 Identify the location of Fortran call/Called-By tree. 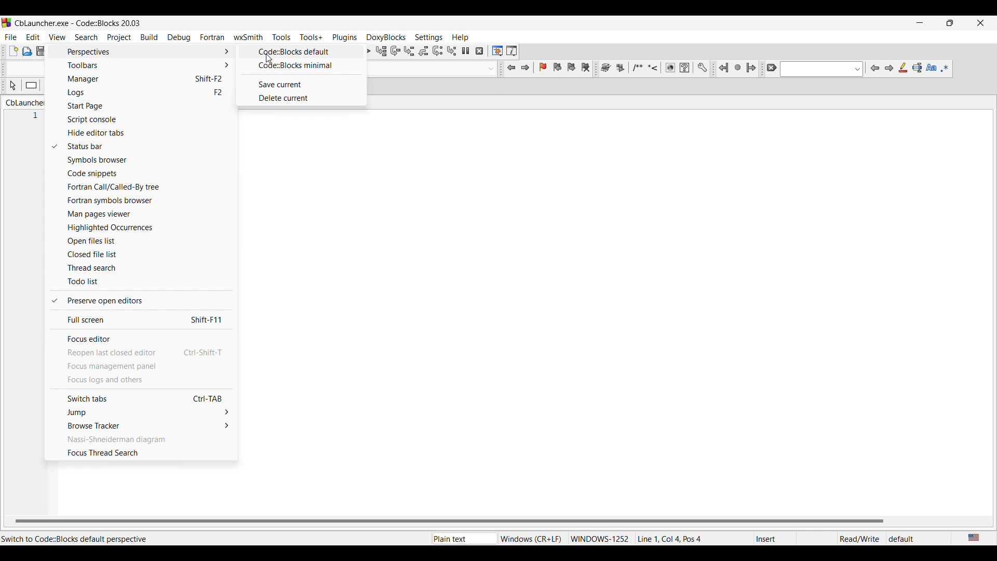
(149, 187).